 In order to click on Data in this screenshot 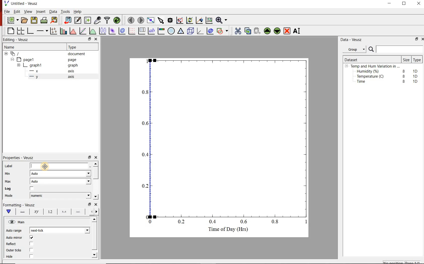, I will do `click(52, 12)`.